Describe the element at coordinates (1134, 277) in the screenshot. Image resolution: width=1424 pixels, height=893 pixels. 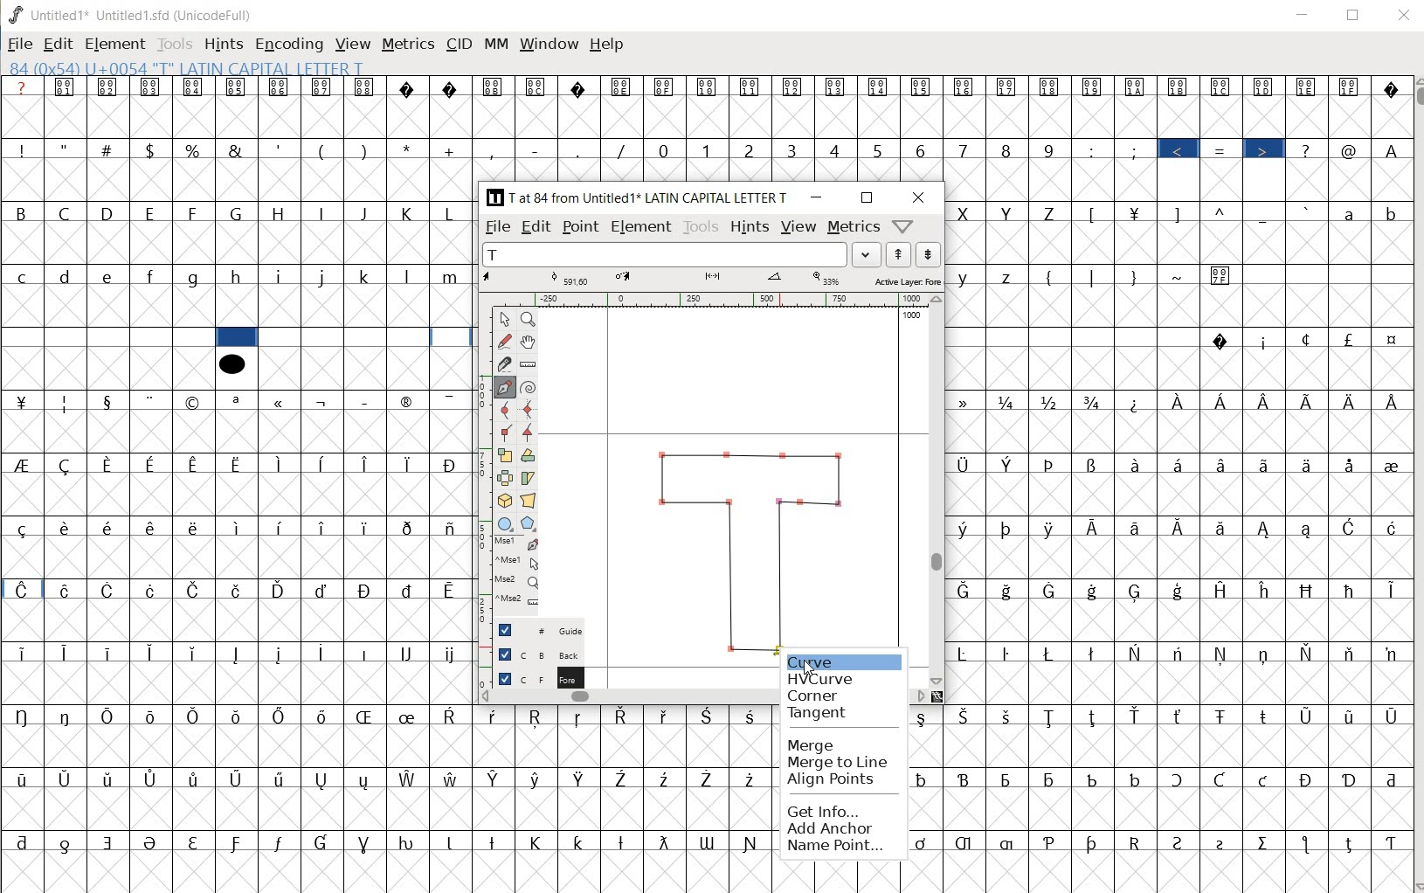
I see `)` at that location.